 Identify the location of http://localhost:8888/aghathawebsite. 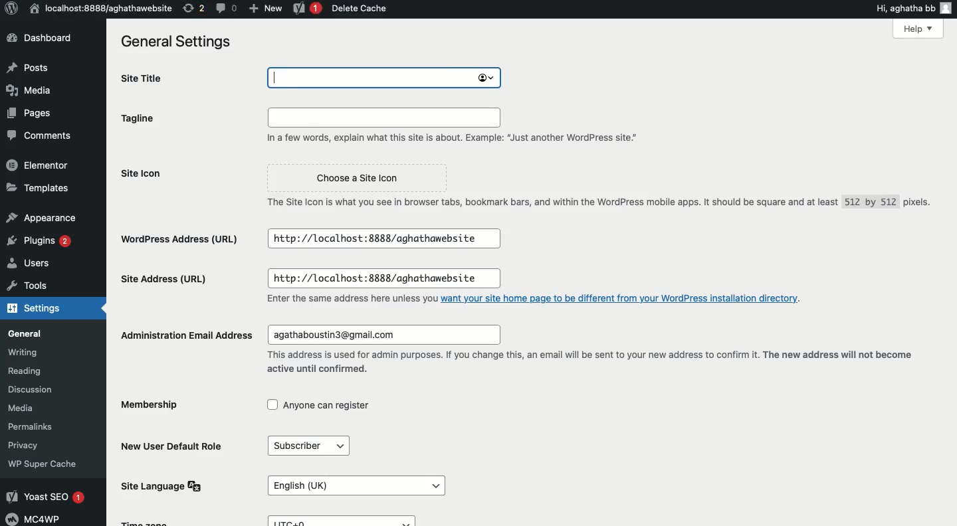
(385, 278).